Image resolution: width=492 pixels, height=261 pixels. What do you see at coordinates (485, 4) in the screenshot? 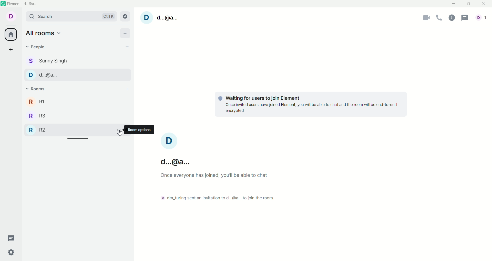
I see `close` at bounding box center [485, 4].